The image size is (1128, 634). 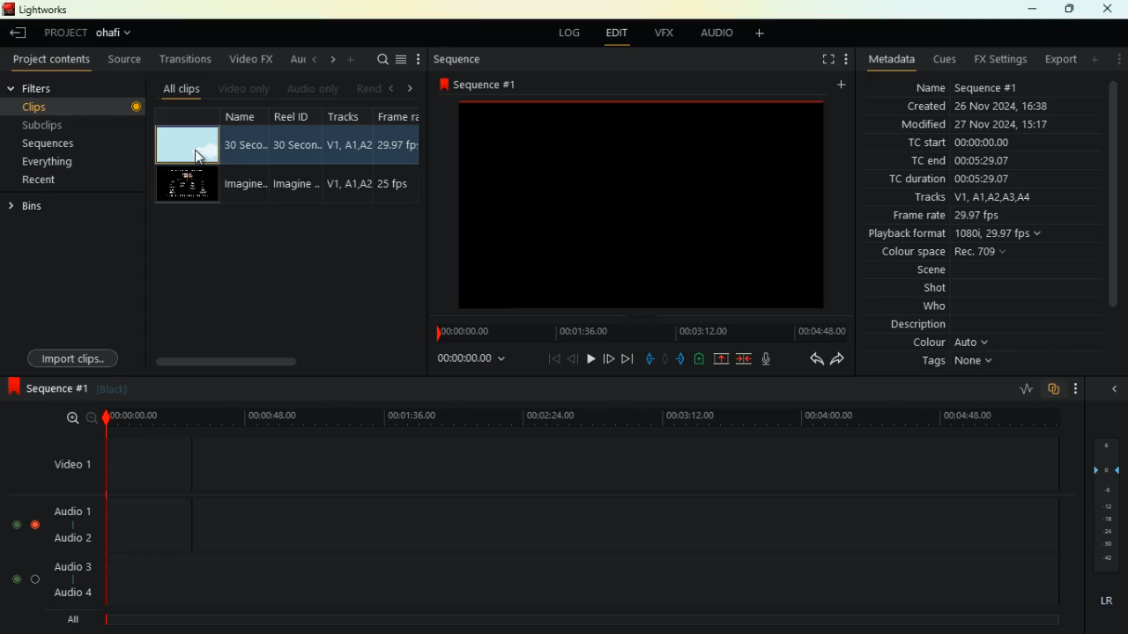 What do you see at coordinates (811, 358) in the screenshot?
I see `back` at bounding box center [811, 358].